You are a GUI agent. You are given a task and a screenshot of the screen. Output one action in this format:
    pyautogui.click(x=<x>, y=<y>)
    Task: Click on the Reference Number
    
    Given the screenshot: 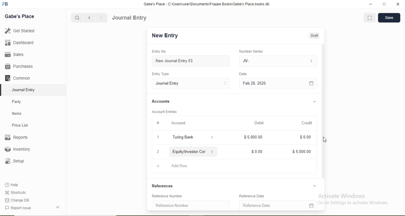 What is the action you would take?
    pyautogui.click(x=167, y=196)
    